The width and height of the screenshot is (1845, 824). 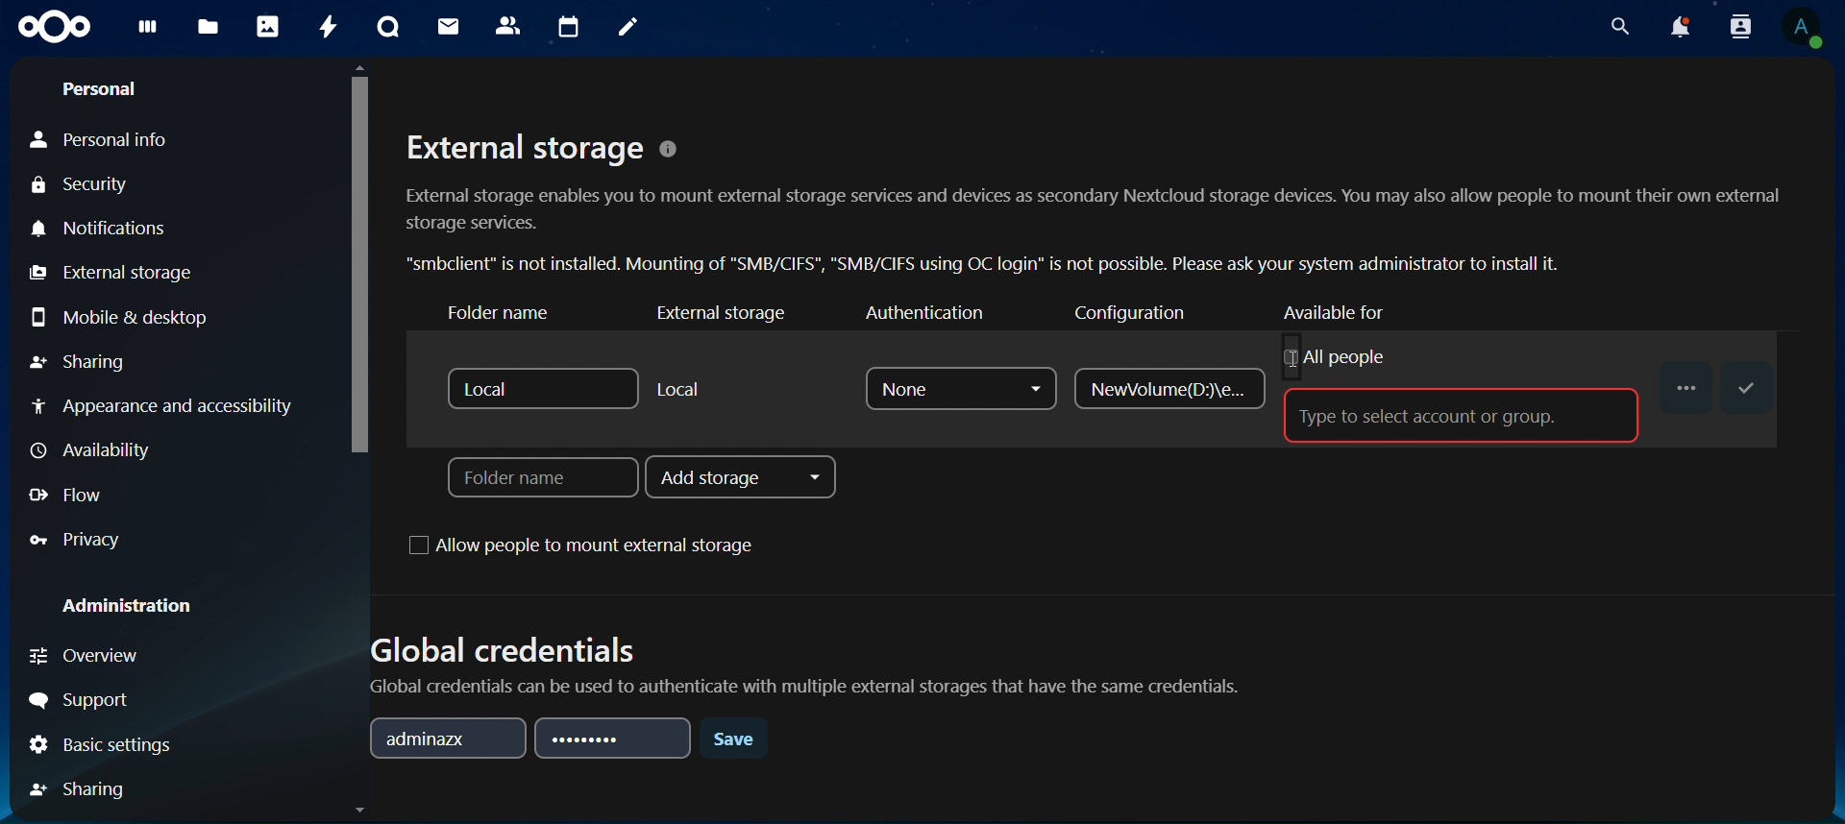 I want to click on notes, so click(x=627, y=27).